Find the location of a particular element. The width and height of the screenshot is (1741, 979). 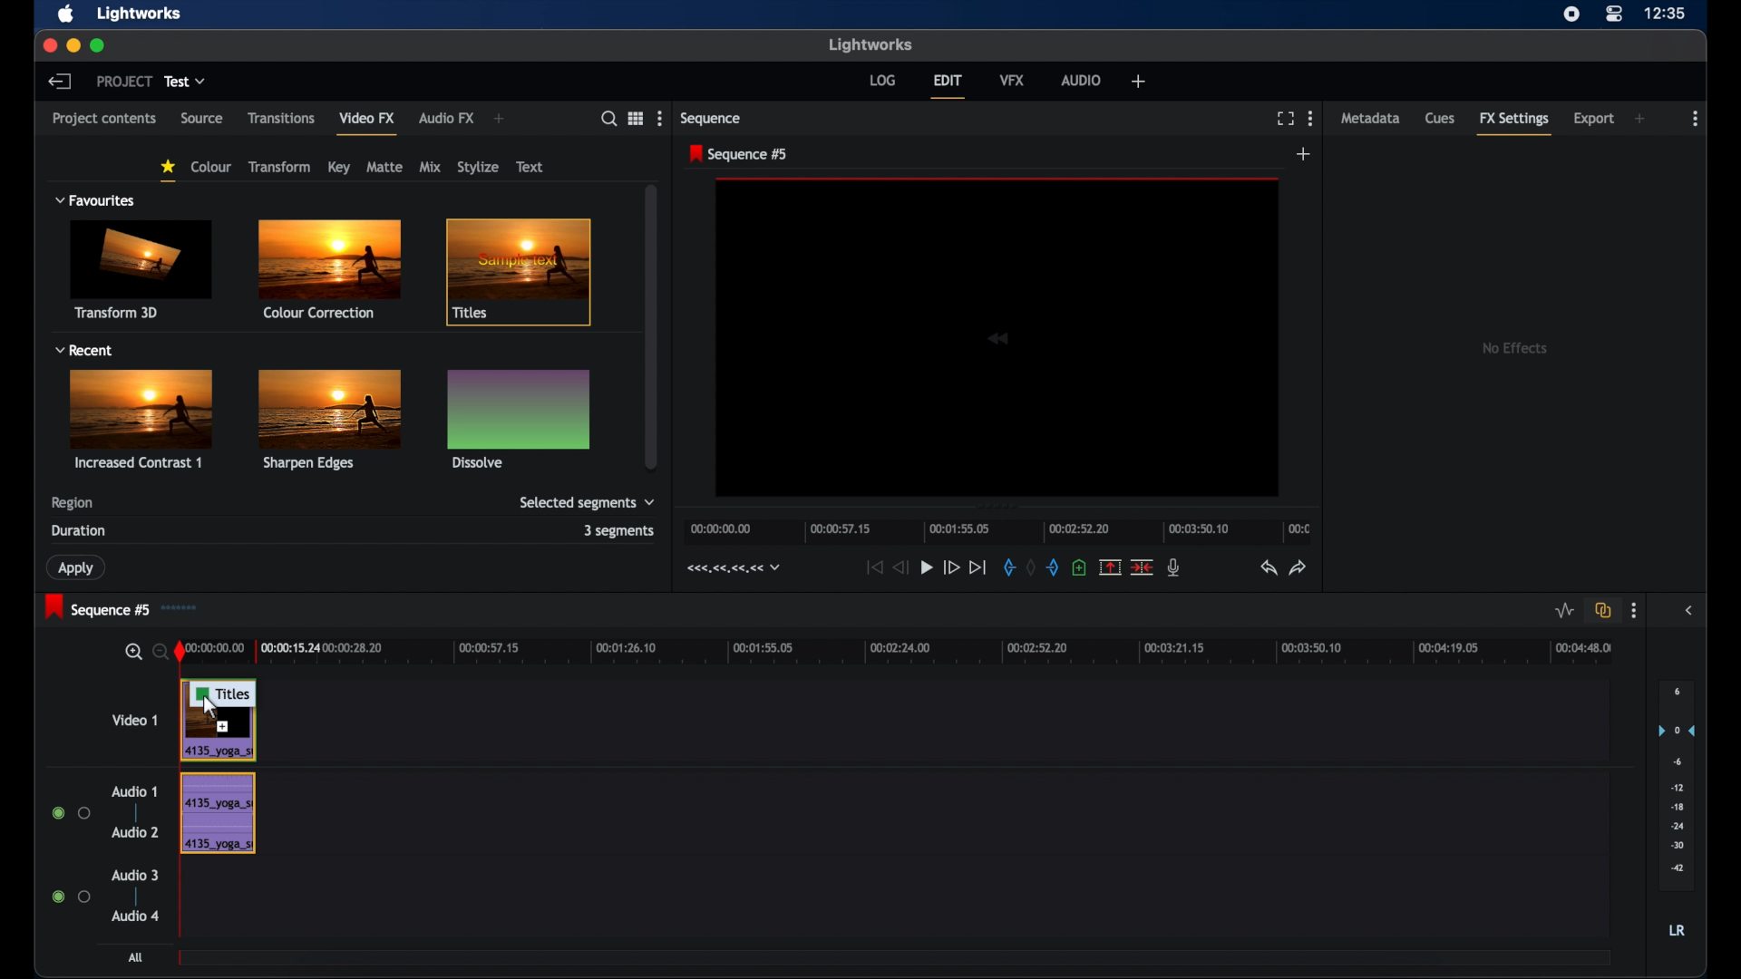

colour is located at coordinates (210, 167).